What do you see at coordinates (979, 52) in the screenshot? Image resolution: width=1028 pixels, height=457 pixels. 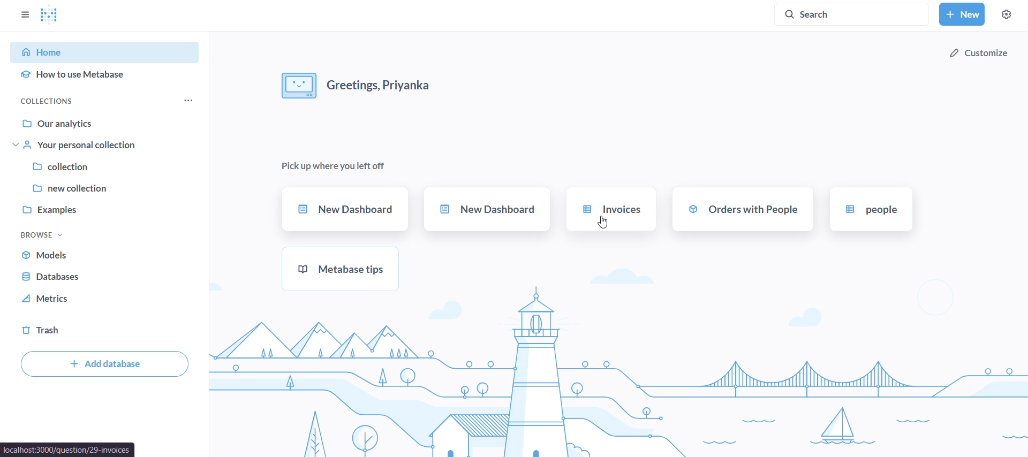 I see `customize` at bounding box center [979, 52].